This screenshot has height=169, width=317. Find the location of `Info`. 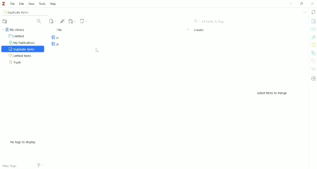

Info is located at coordinates (313, 21).